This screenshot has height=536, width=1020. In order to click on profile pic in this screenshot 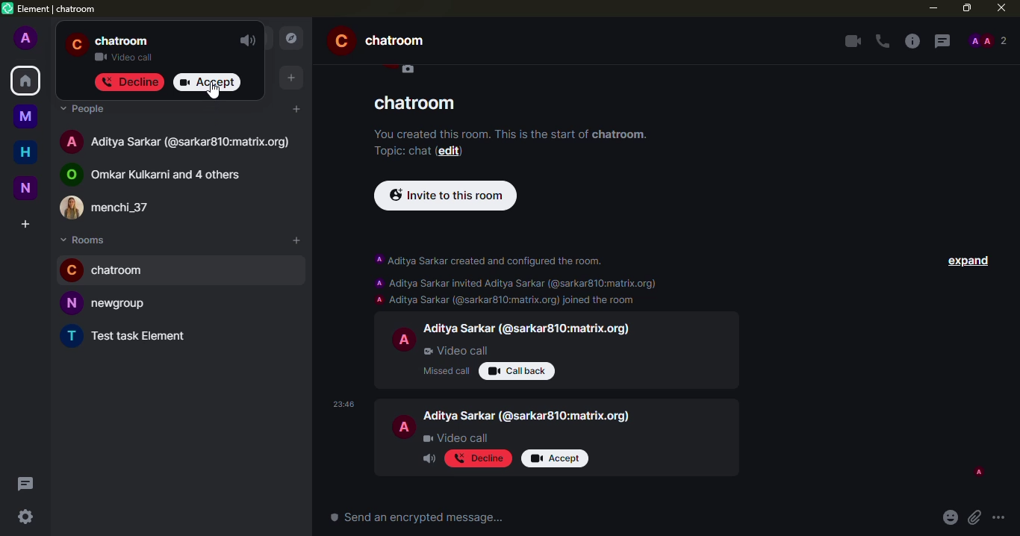, I will do `click(402, 428)`.